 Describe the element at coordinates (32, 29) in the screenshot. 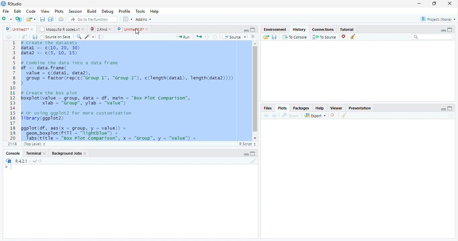

I see `close` at that location.